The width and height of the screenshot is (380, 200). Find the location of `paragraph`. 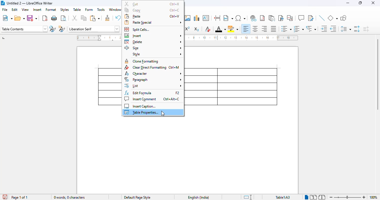

paragraph is located at coordinates (153, 79).